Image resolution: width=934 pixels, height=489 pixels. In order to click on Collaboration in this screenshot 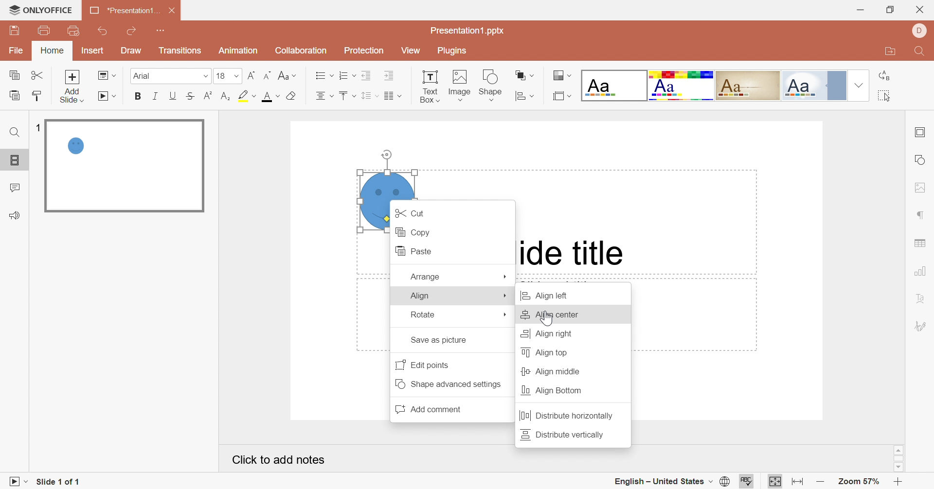, I will do `click(299, 51)`.